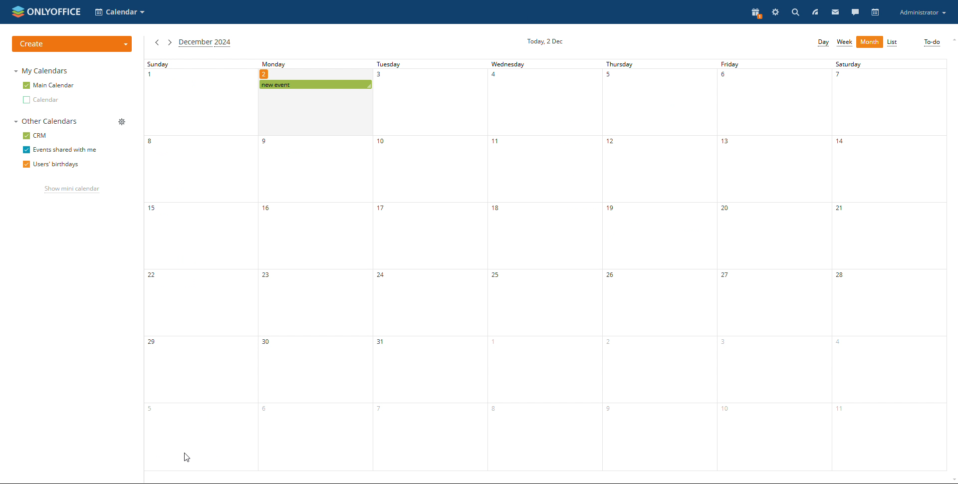 The height and width of the screenshot is (484, 958). Describe the element at coordinates (544, 41) in the screenshot. I see `current date` at that location.